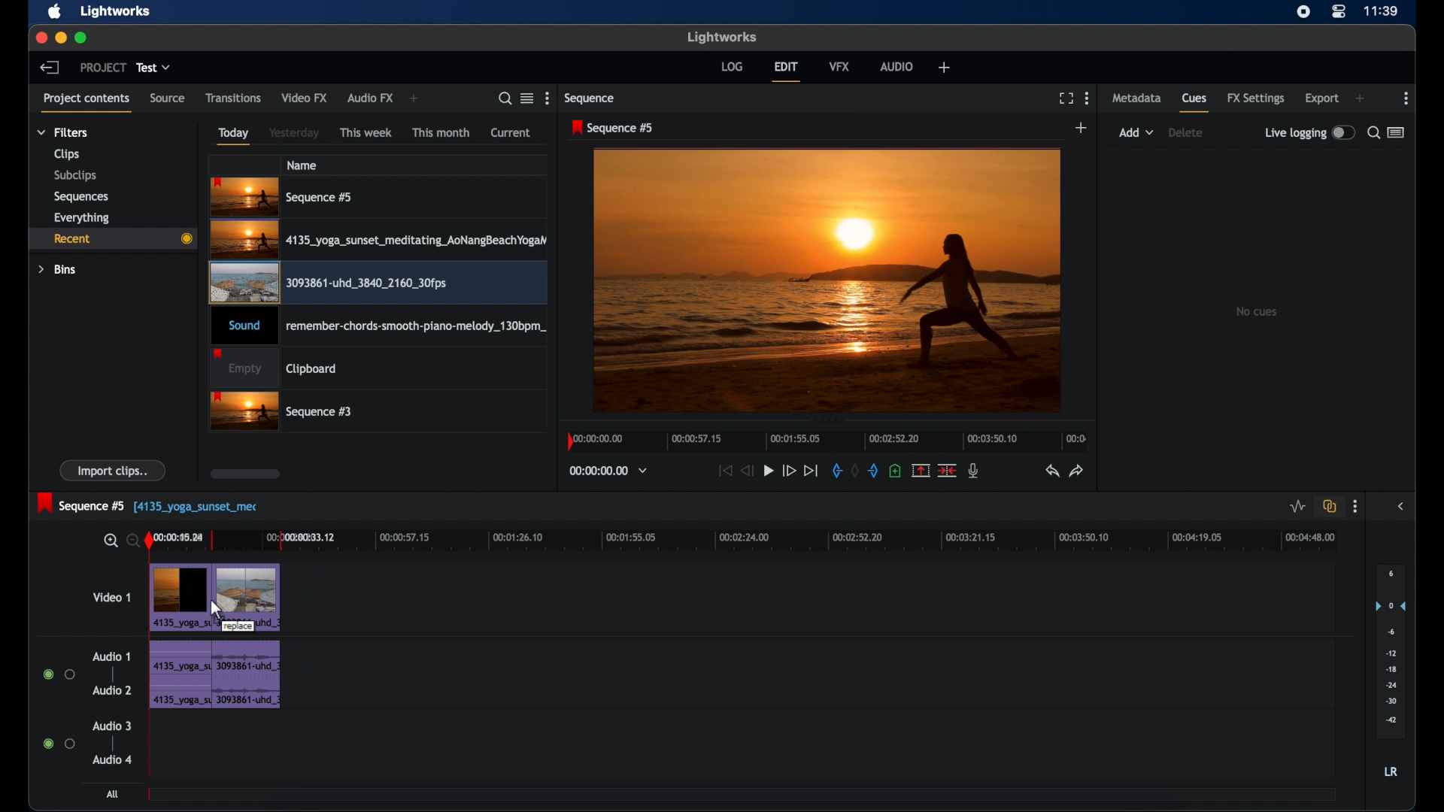 The height and width of the screenshot is (812, 1444). I want to click on video clip, so click(180, 597).